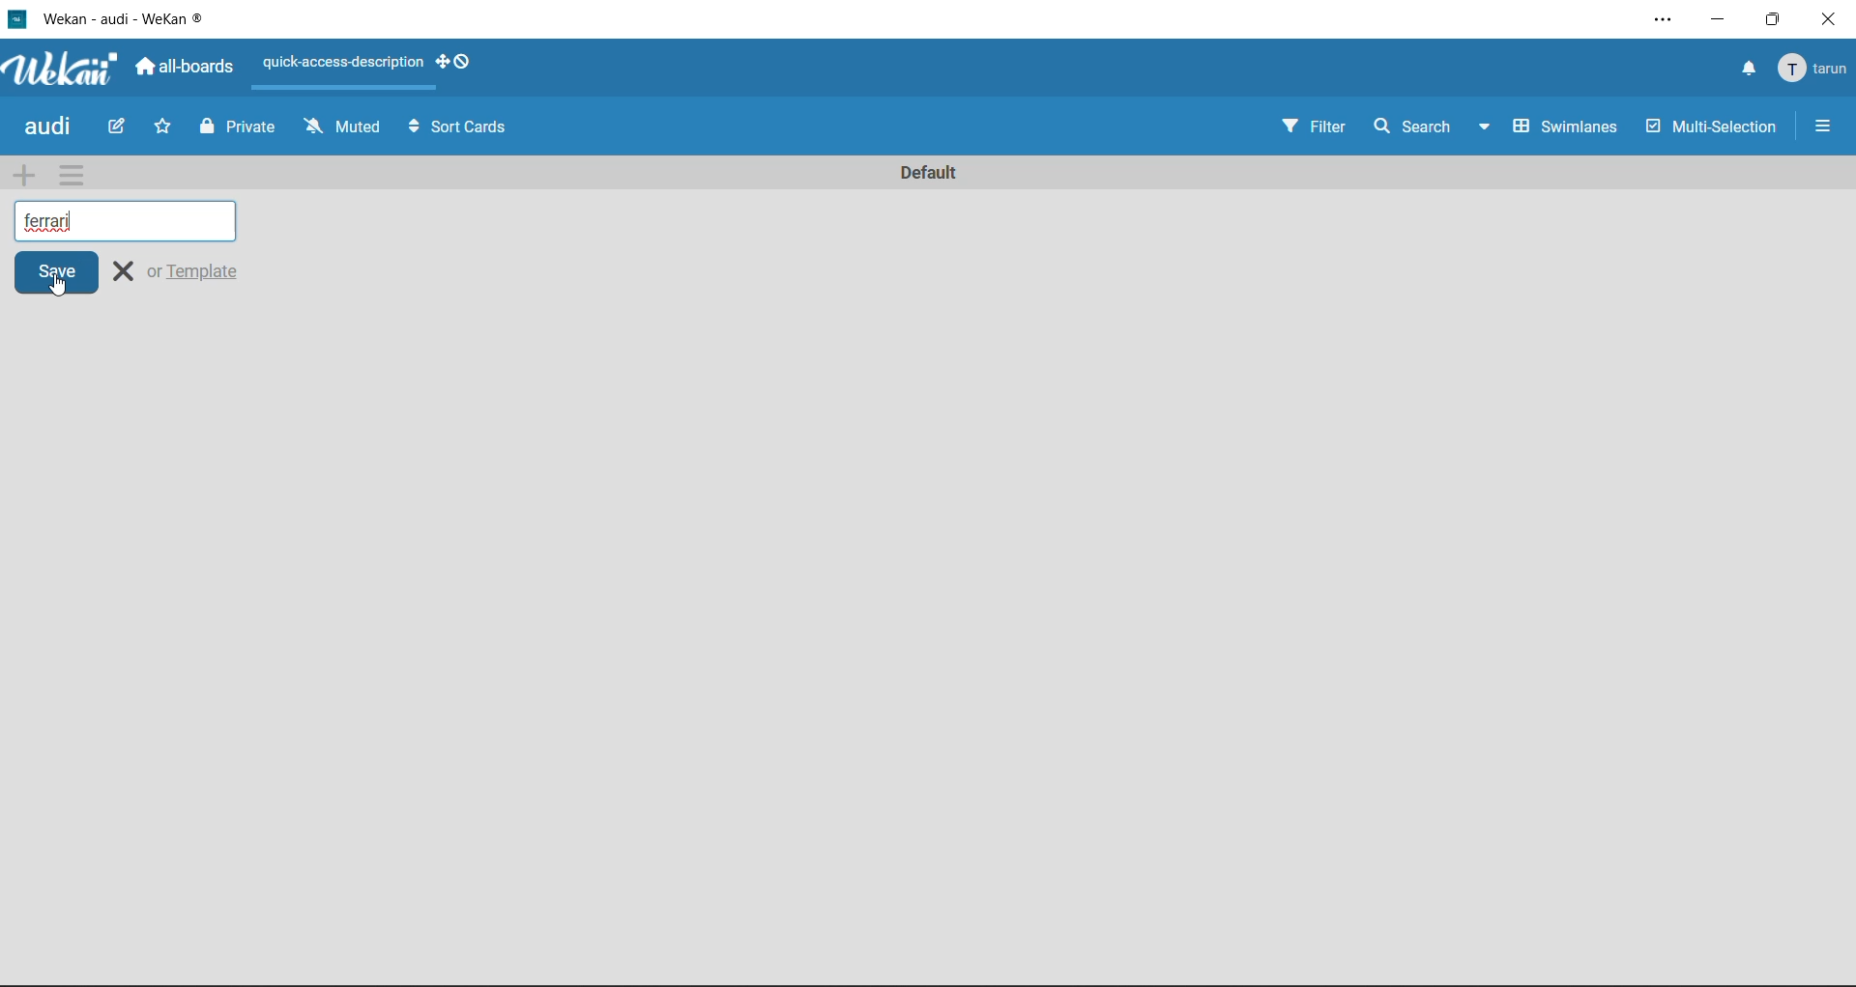 The height and width of the screenshot is (987, 1856). What do you see at coordinates (1712, 19) in the screenshot?
I see `minimize` at bounding box center [1712, 19].